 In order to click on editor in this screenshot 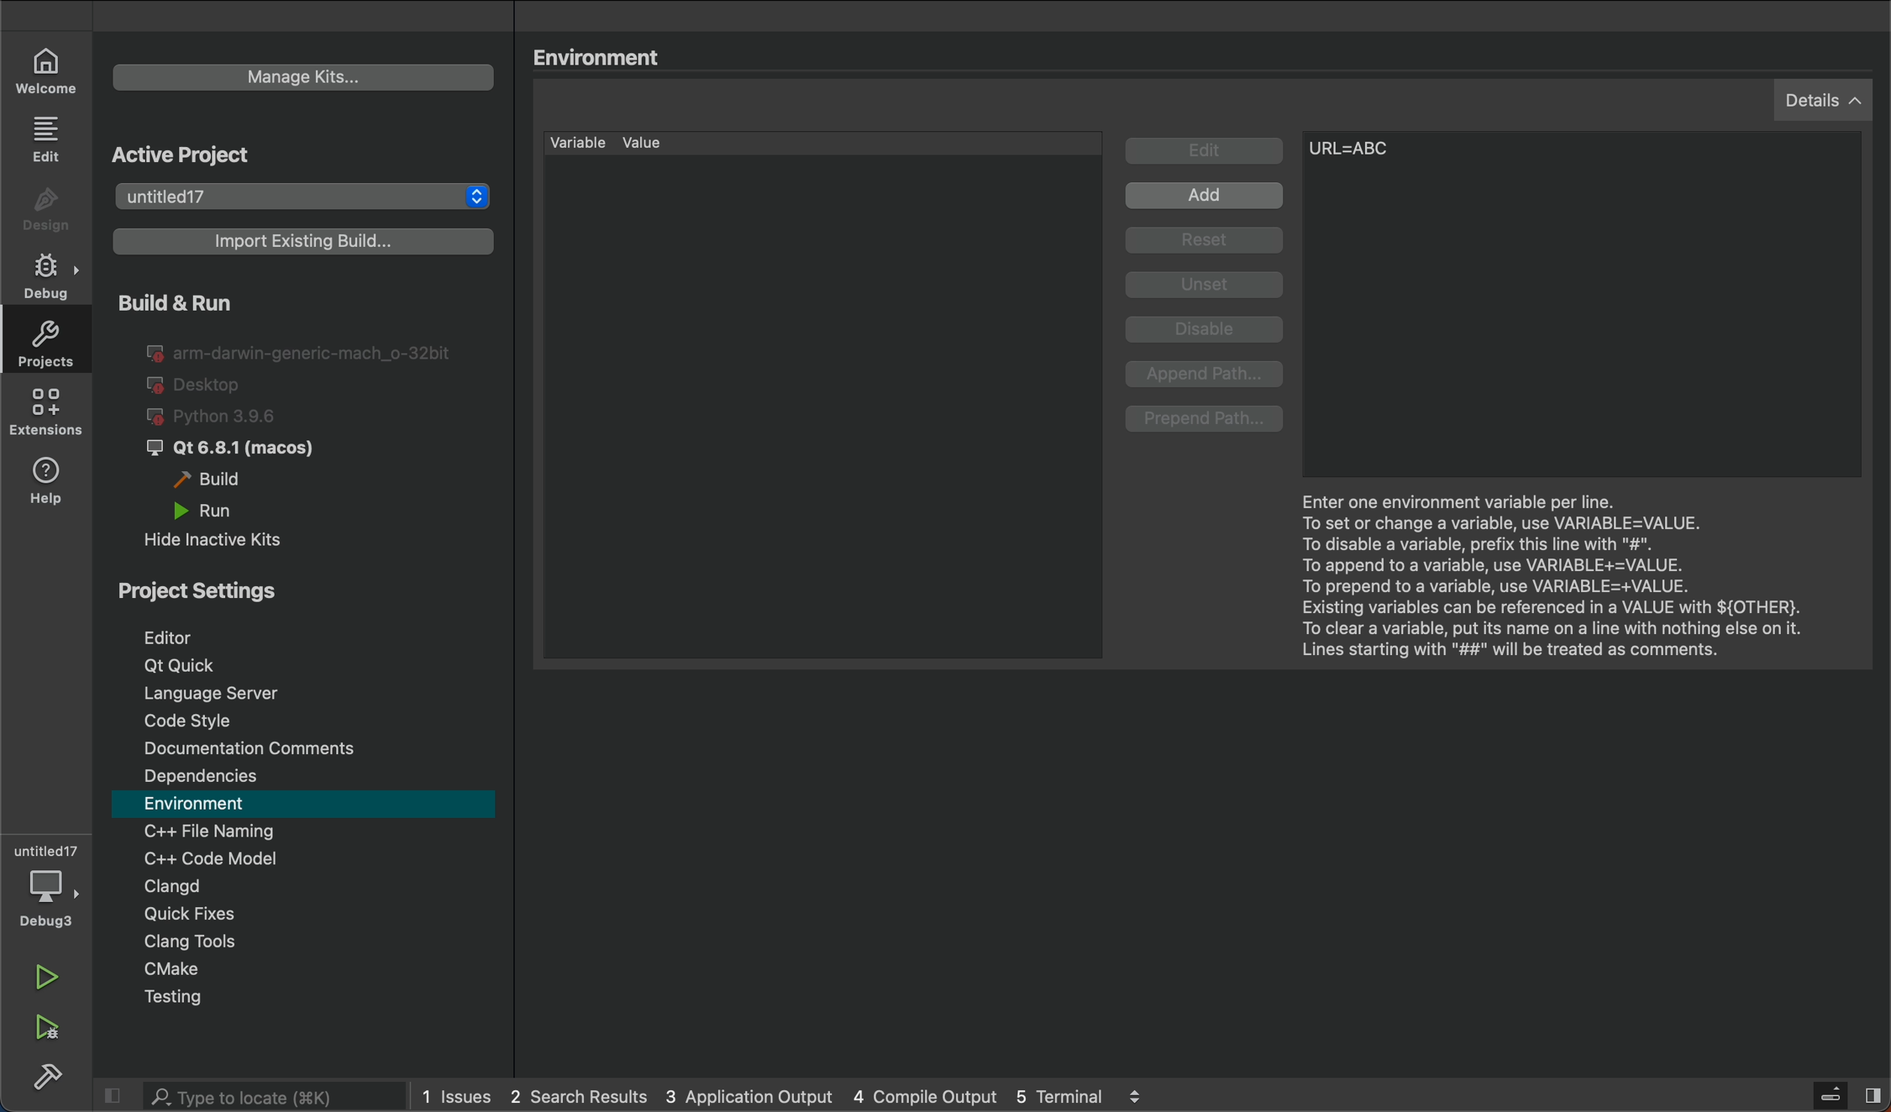, I will do `click(300, 633)`.